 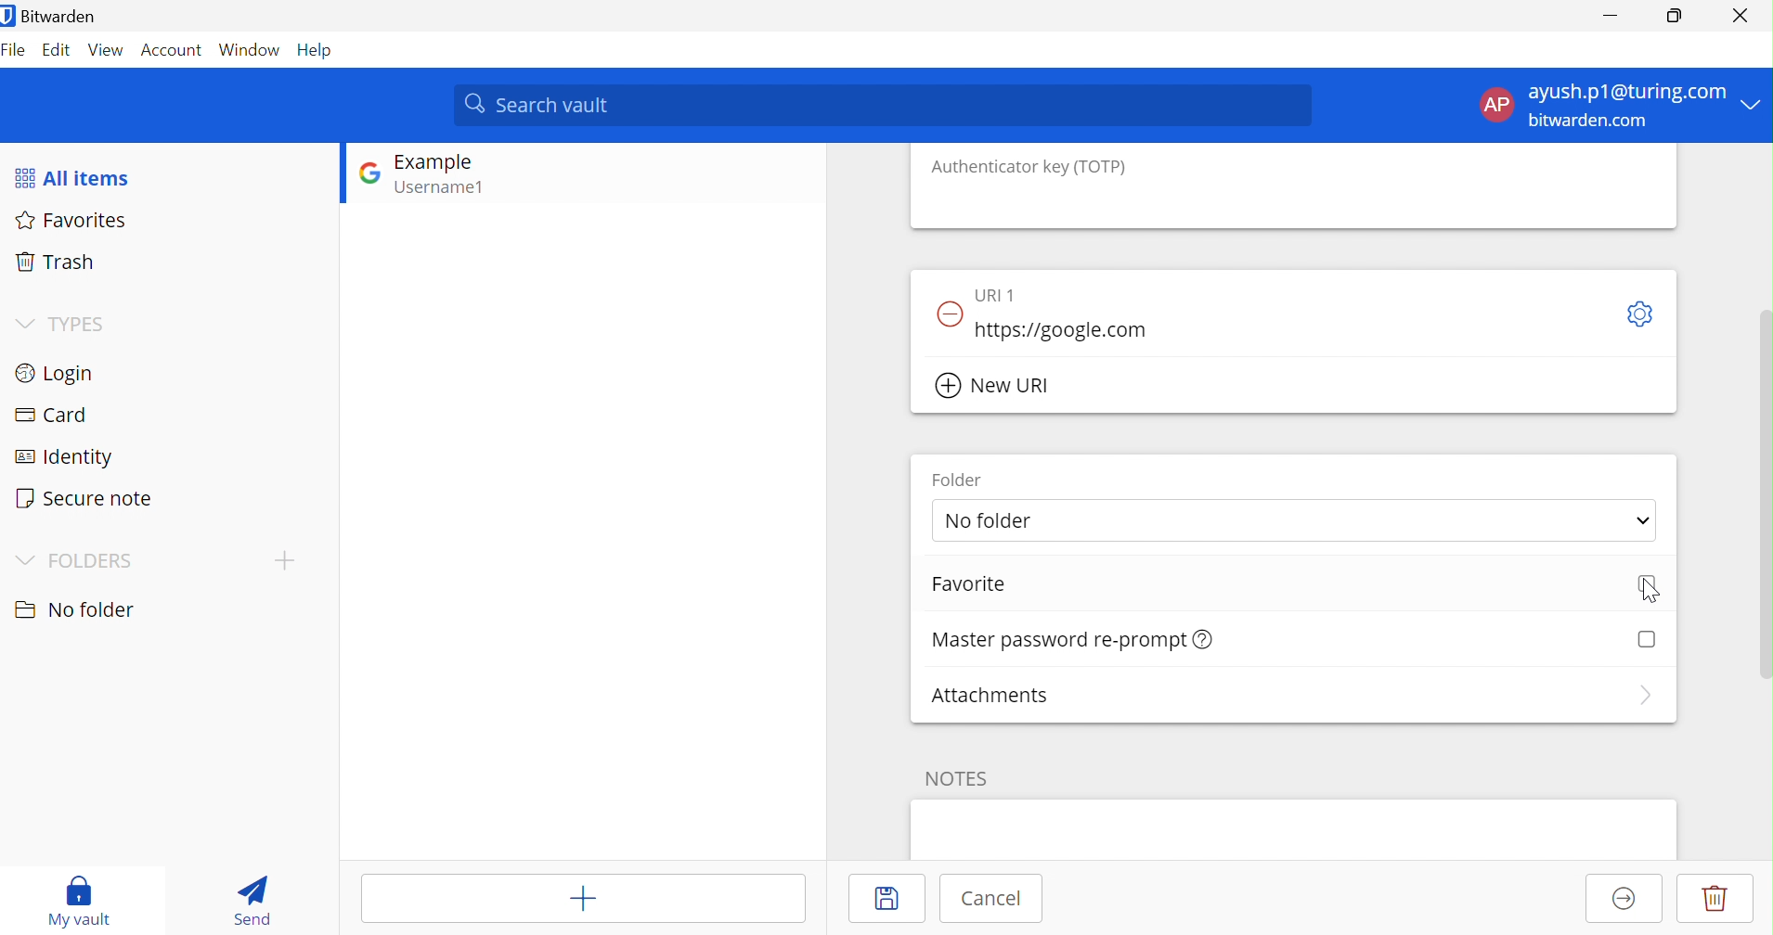 I want to click on No folder, so click(x=72, y=609).